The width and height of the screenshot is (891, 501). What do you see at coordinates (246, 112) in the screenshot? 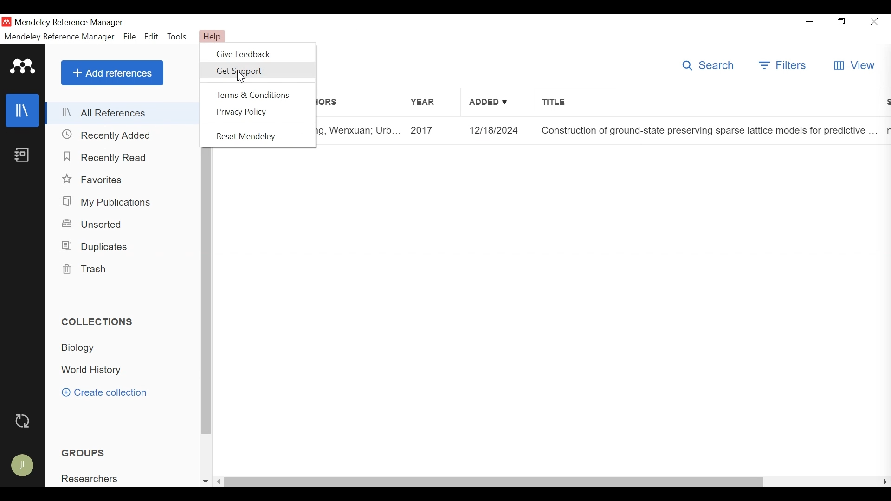
I see `Privacy Policy` at bounding box center [246, 112].